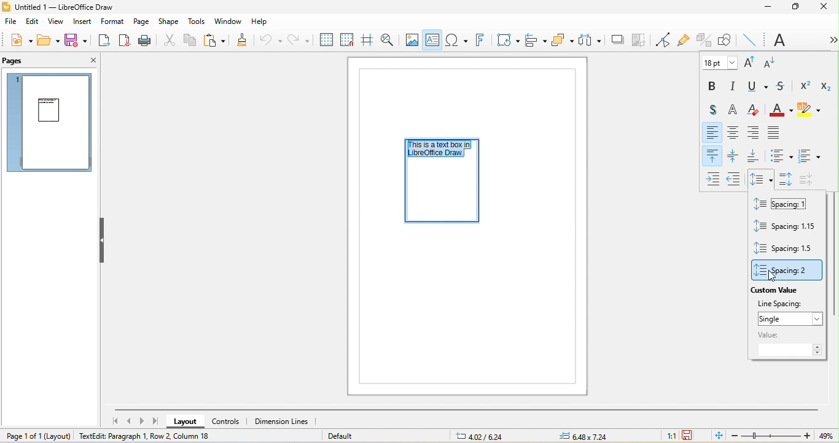 This screenshot has height=443, width=839. Describe the element at coordinates (791, 318) in the screenshot. I see `single` at that location.